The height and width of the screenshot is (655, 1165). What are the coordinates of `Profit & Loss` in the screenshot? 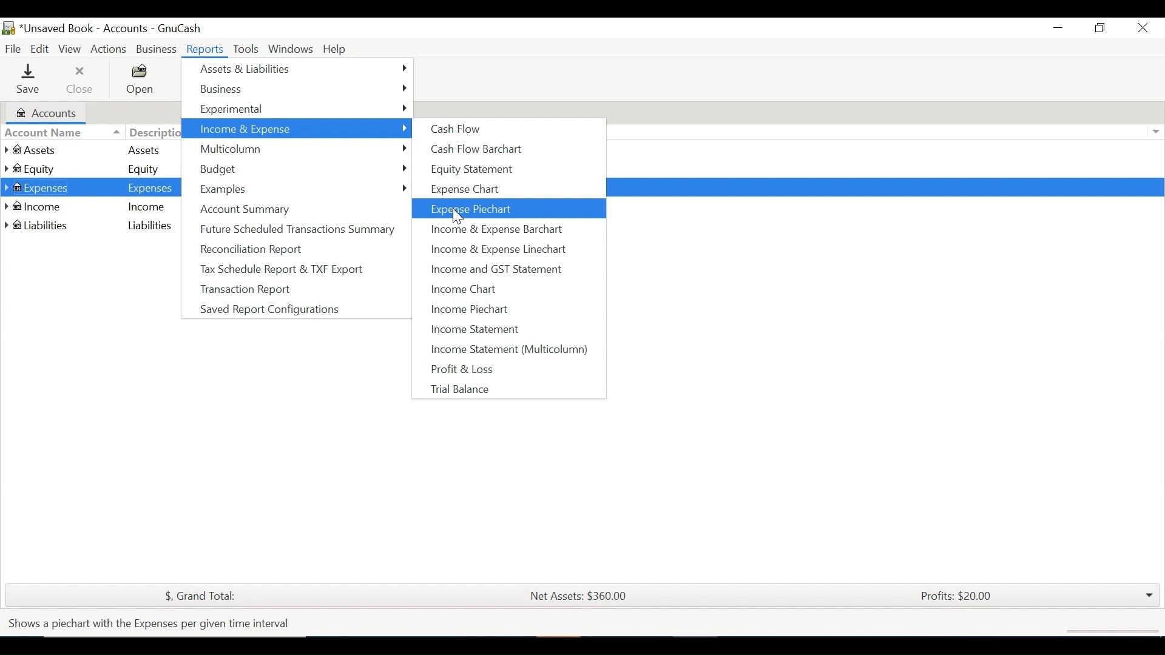 It's located at (463, 370).